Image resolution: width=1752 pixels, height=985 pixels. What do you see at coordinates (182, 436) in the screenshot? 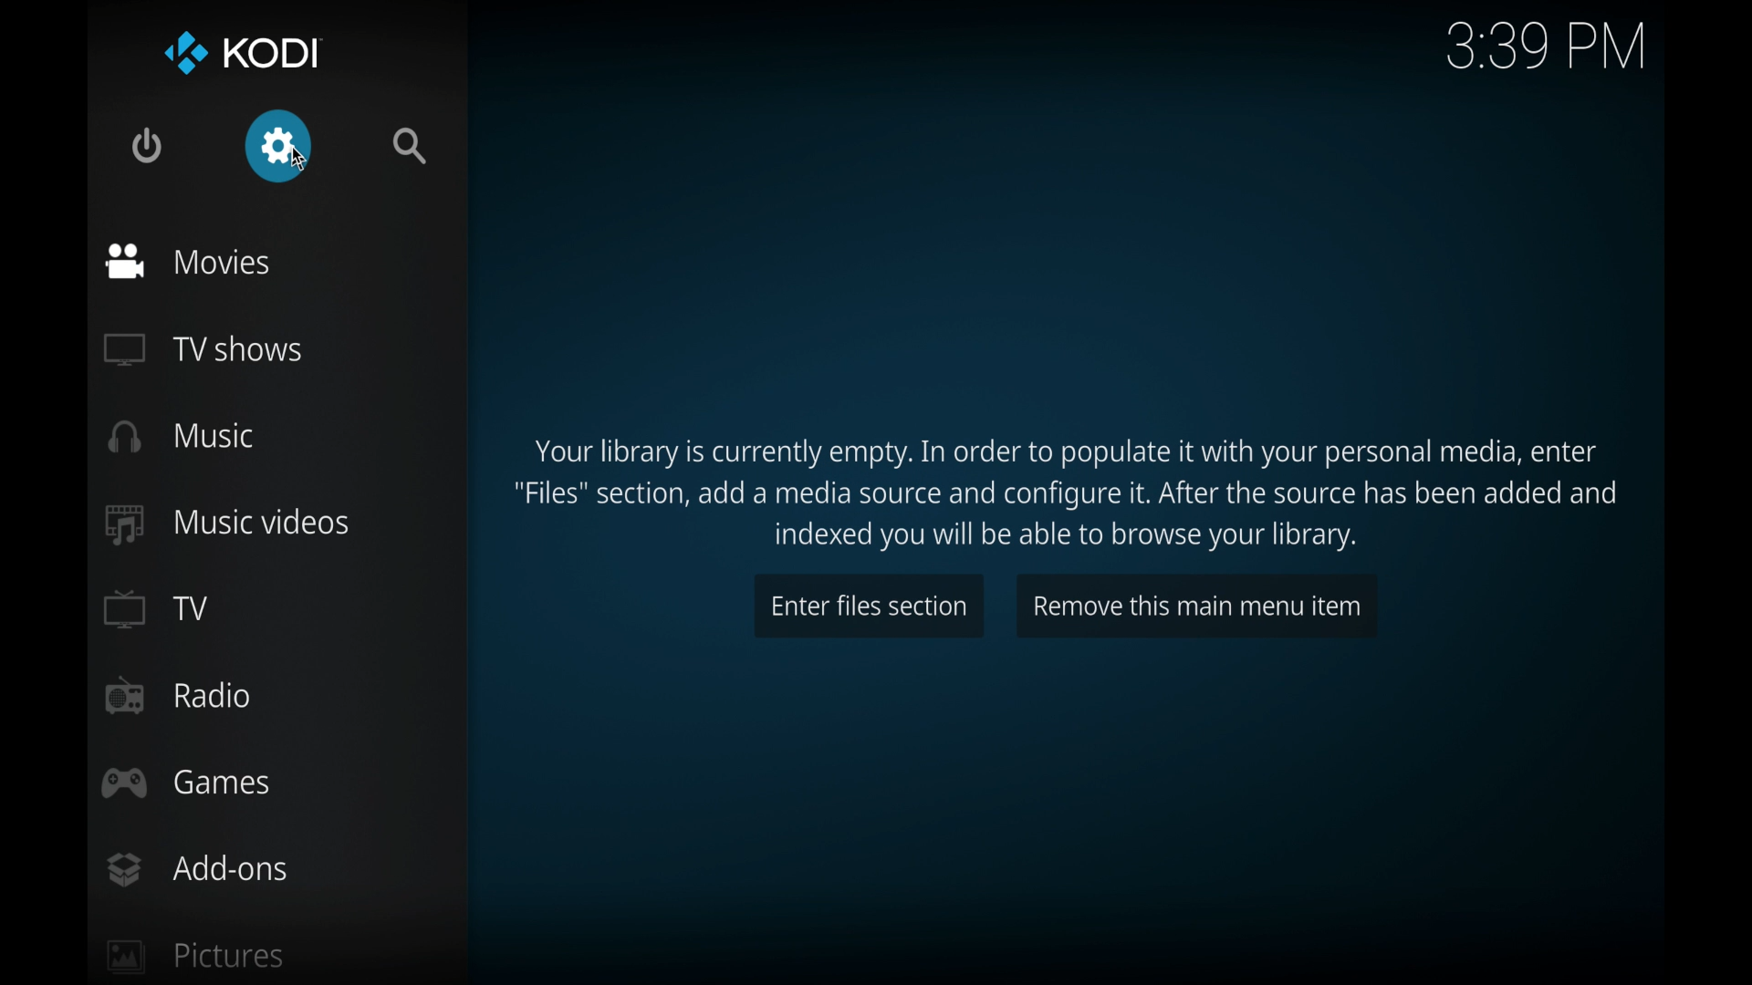
I see `music` at bounding box center [182, 436].